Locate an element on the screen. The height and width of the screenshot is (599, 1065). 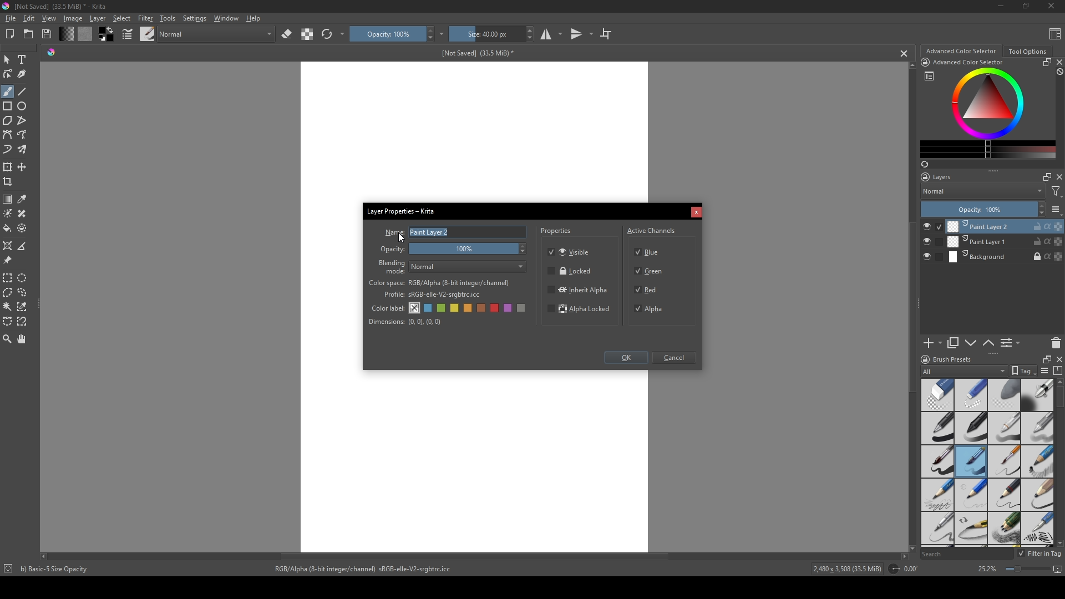
0.00 is located at coordinates (914, 569).